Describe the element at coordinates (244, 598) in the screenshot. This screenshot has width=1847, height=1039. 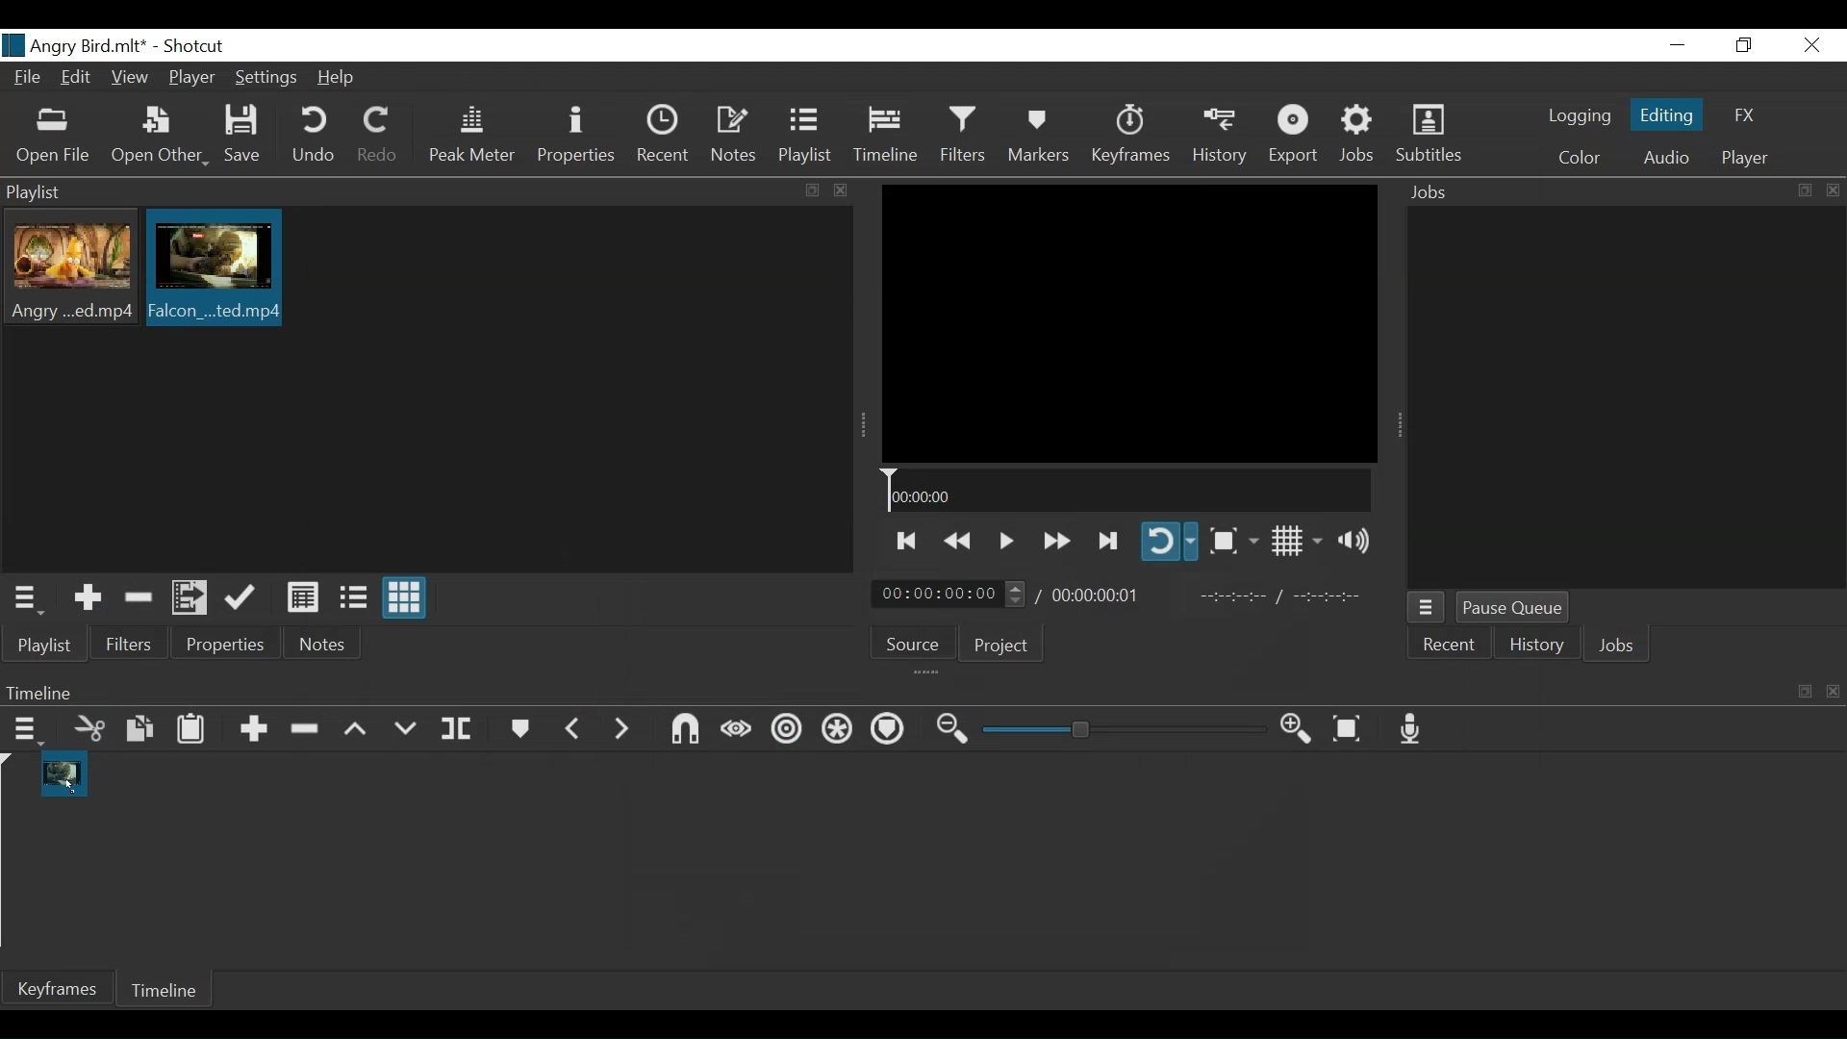
I see `Update` at that location.